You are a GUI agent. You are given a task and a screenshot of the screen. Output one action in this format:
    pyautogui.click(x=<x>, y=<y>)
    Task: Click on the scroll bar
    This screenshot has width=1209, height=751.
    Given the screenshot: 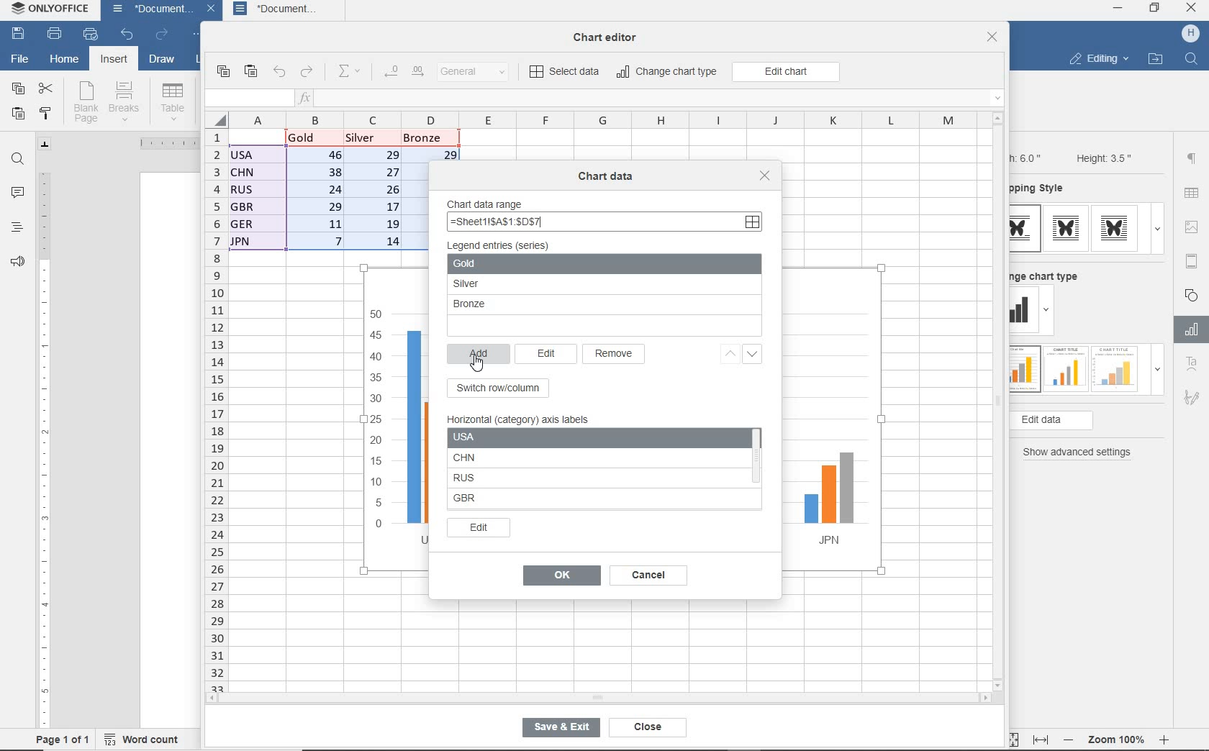 What is the action you would take?
    pyautogui.click(x=761, y=468)
    